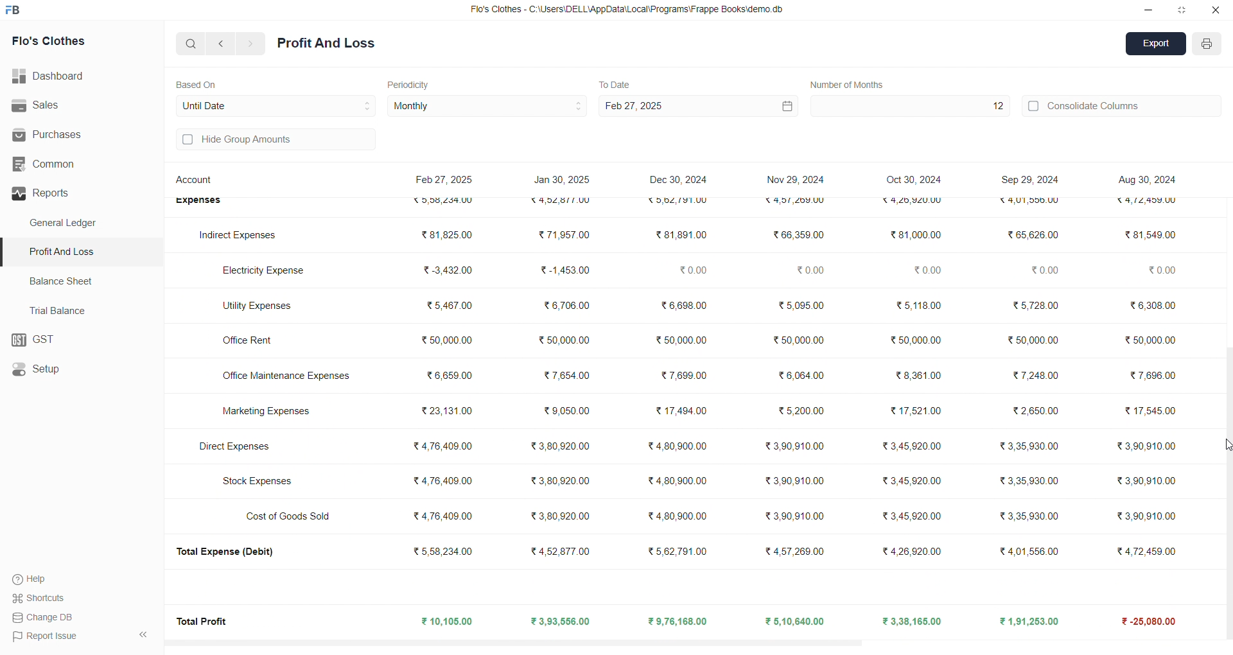 This screenshot has width=1233, height=655. Describe the element at coordinates (909, 106) in the screenshot. I see `12` at that location.